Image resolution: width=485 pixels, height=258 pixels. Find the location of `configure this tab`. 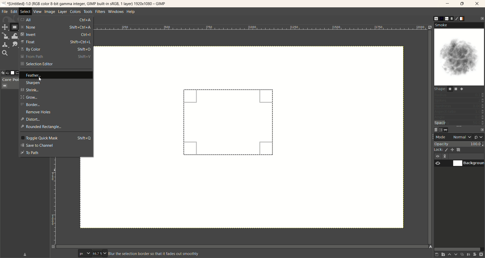

configure this tab is located at coordinates (482, 129).